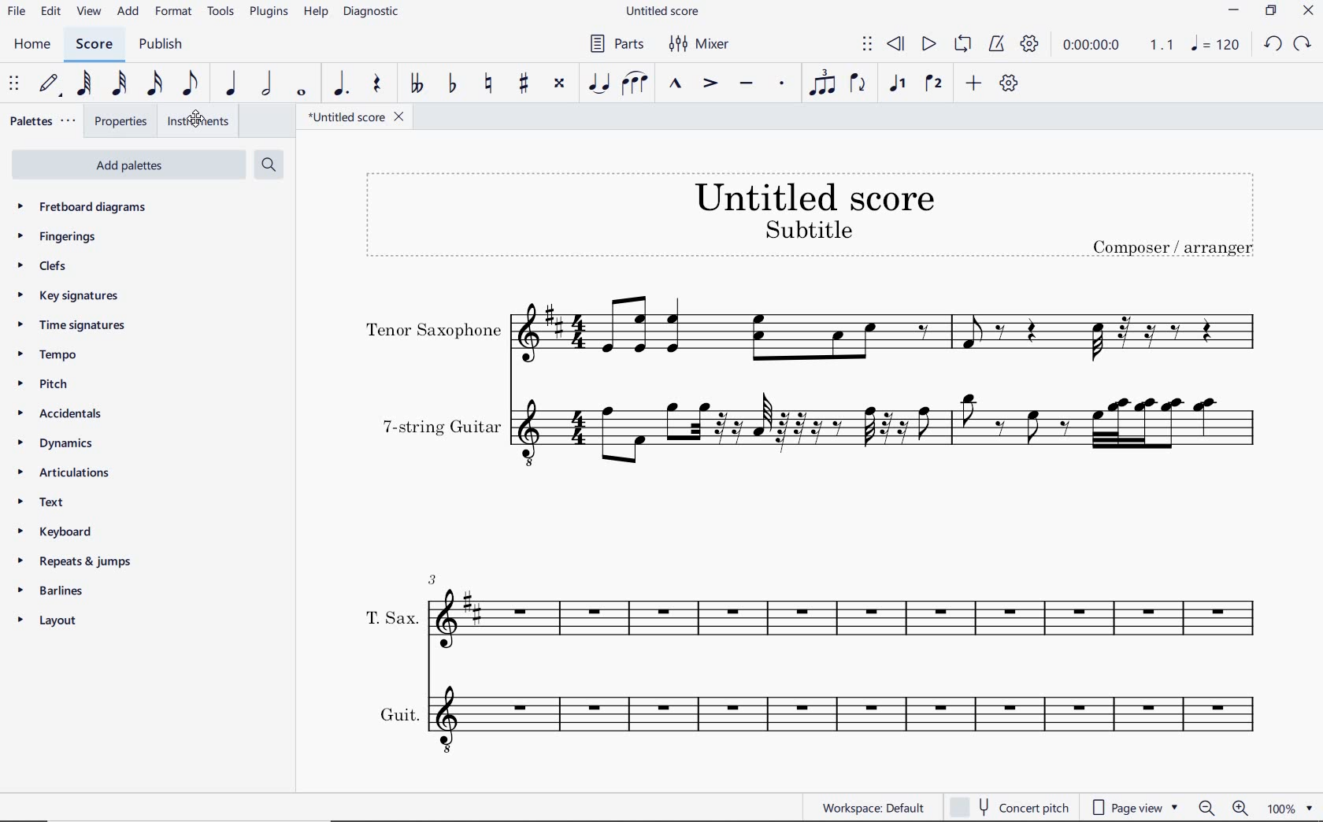  What do you see at coordinates (1301, 44) in the screenshot?
I see `REDO` at bounding box center [1301, 44].